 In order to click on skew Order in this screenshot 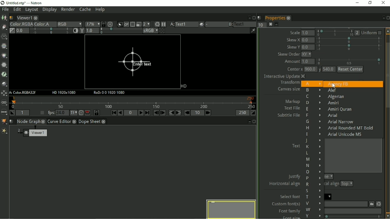, I will do `click(289, 55)`.